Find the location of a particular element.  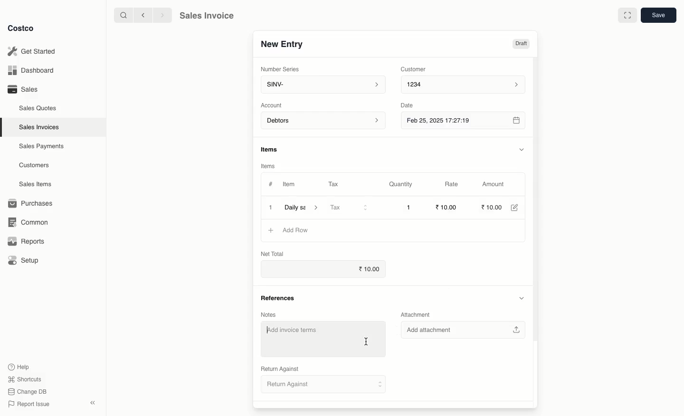

Notes is located at coordinates (269, 314).